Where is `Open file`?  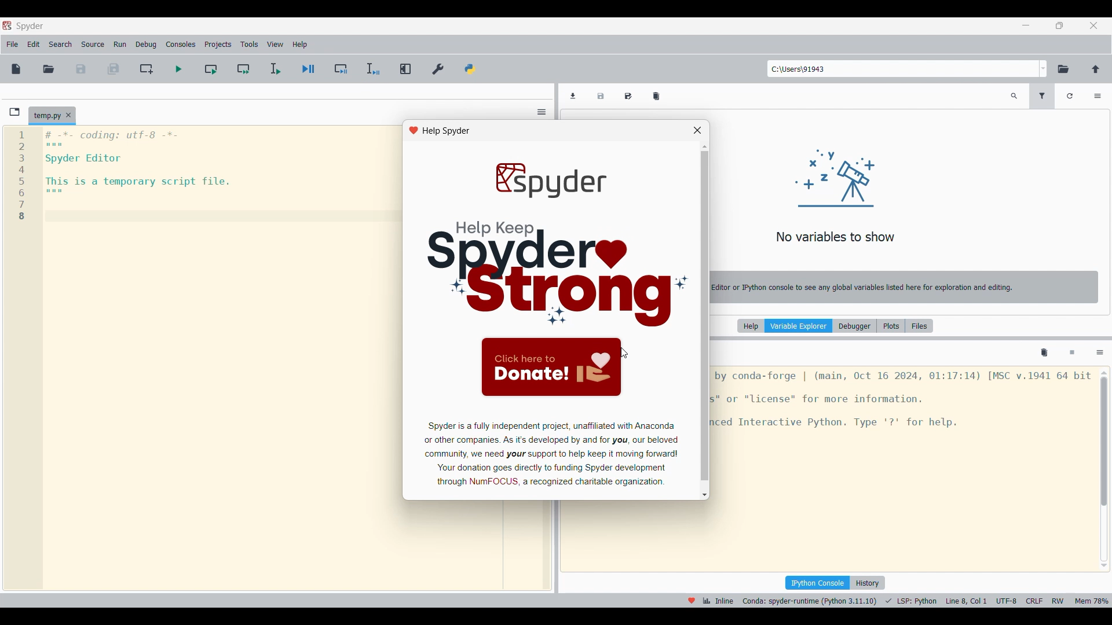 Open file is located at coordinates (49, 69).